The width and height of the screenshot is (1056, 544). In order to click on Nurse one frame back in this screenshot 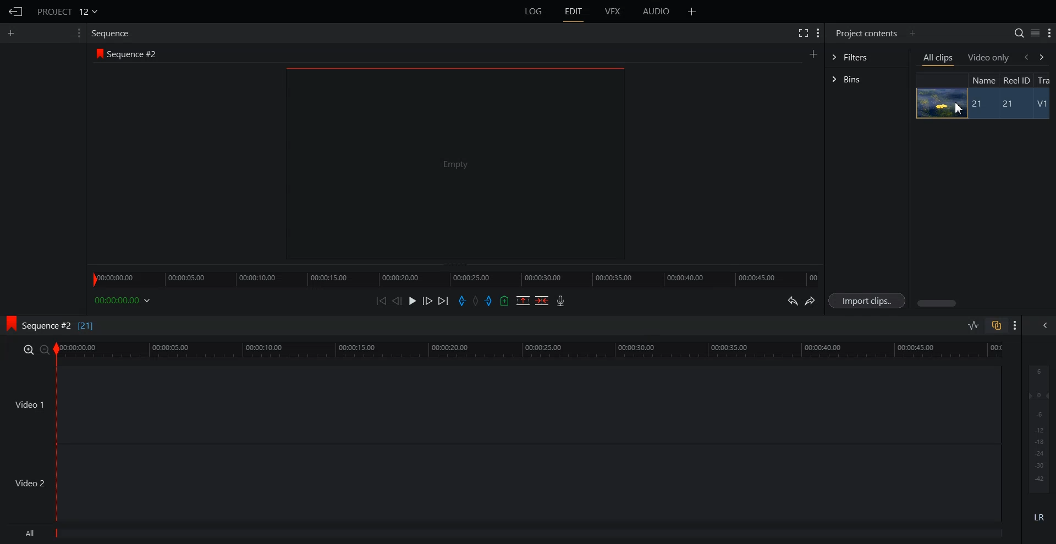, I will do `click(397, 301)`.